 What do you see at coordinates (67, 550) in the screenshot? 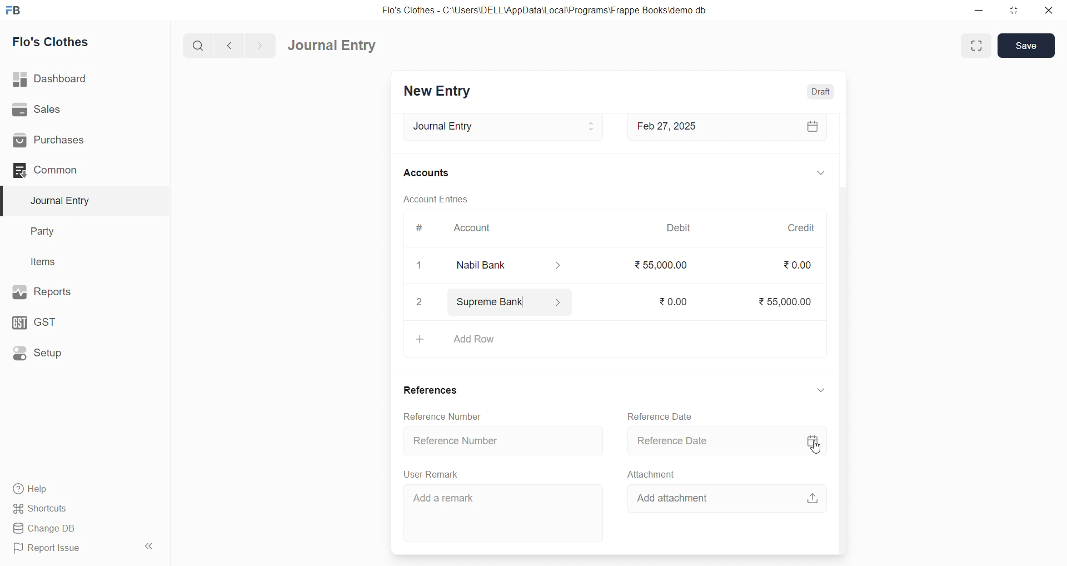
I see `Report Issue` at bounding box center [67, 550].